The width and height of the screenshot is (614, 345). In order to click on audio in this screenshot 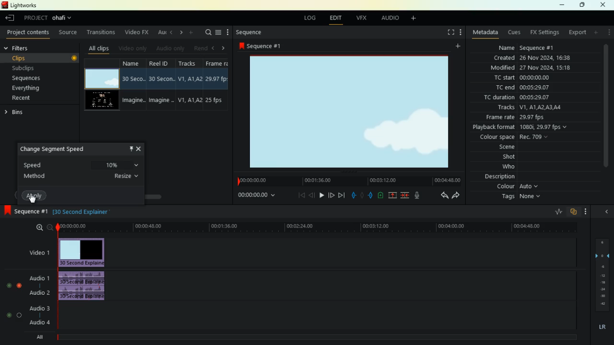, I will do `click(391, 19)`.